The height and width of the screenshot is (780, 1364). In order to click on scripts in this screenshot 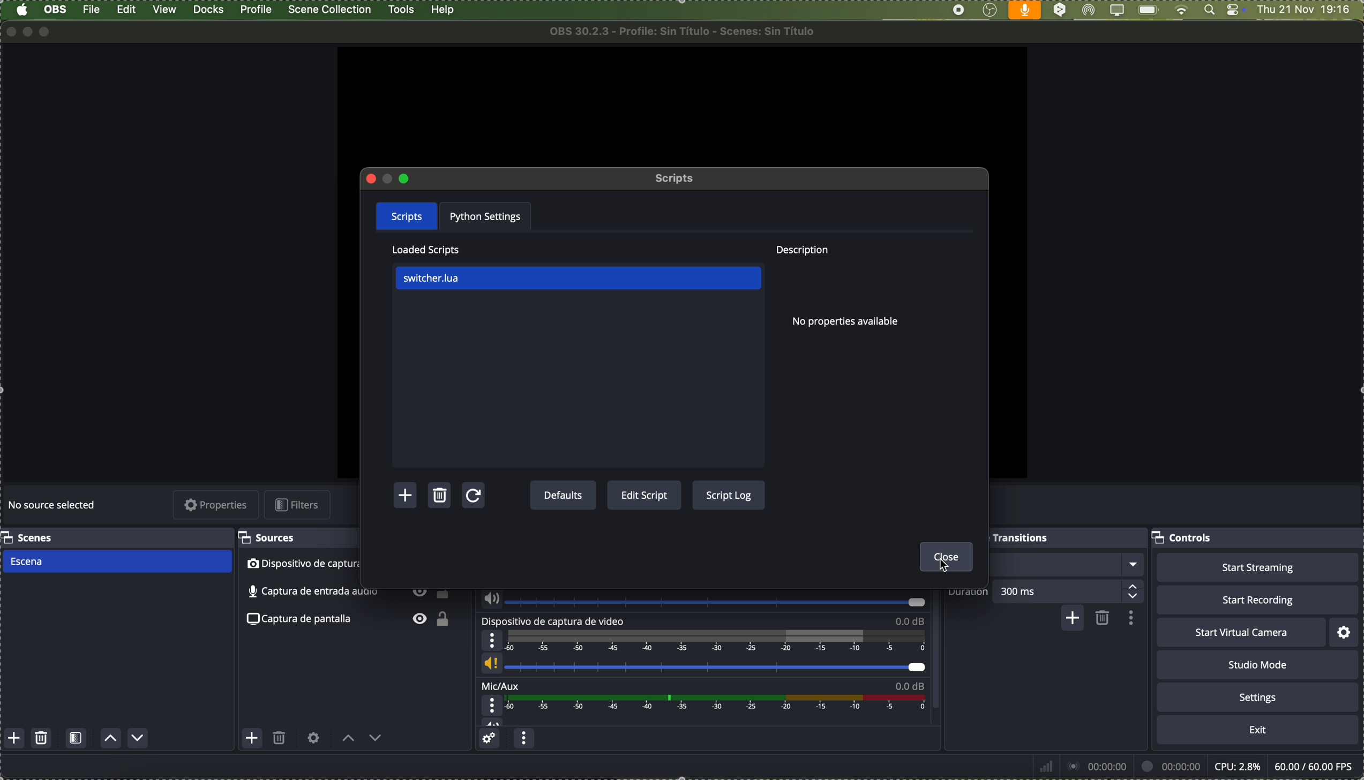, I will do `click(407, 214)`.